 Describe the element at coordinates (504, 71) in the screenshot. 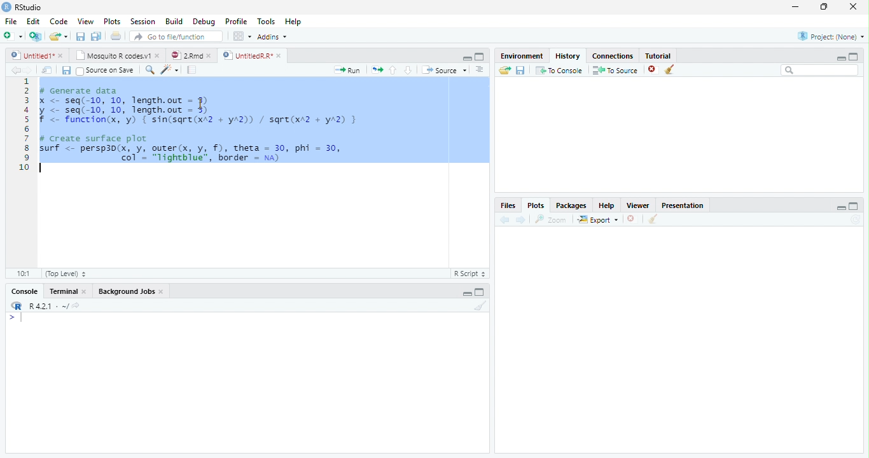

I see `Load history from an existing file` at that location.